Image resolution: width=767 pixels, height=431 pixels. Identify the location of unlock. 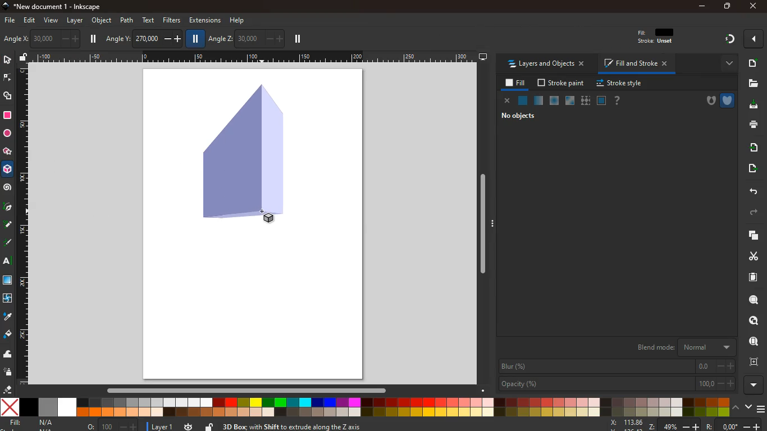
(24, 58).